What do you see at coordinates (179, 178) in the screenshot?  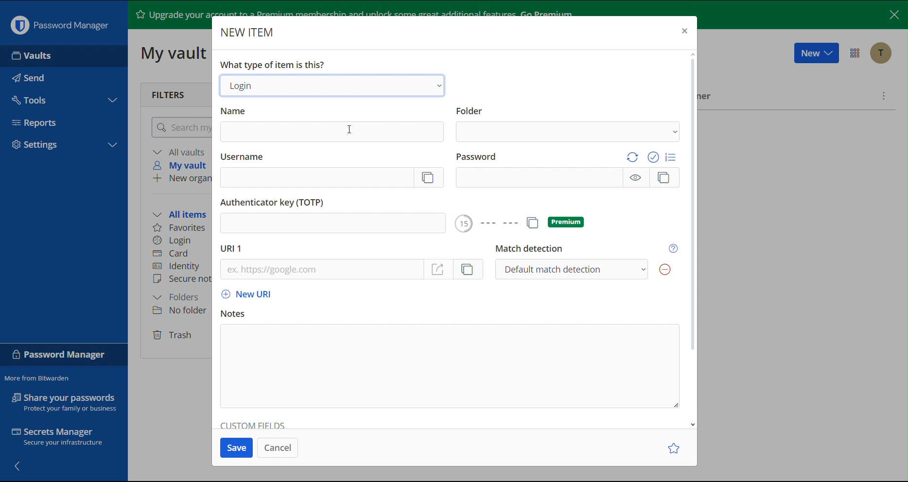 I see `New organization` at bounding box center [179, 178].